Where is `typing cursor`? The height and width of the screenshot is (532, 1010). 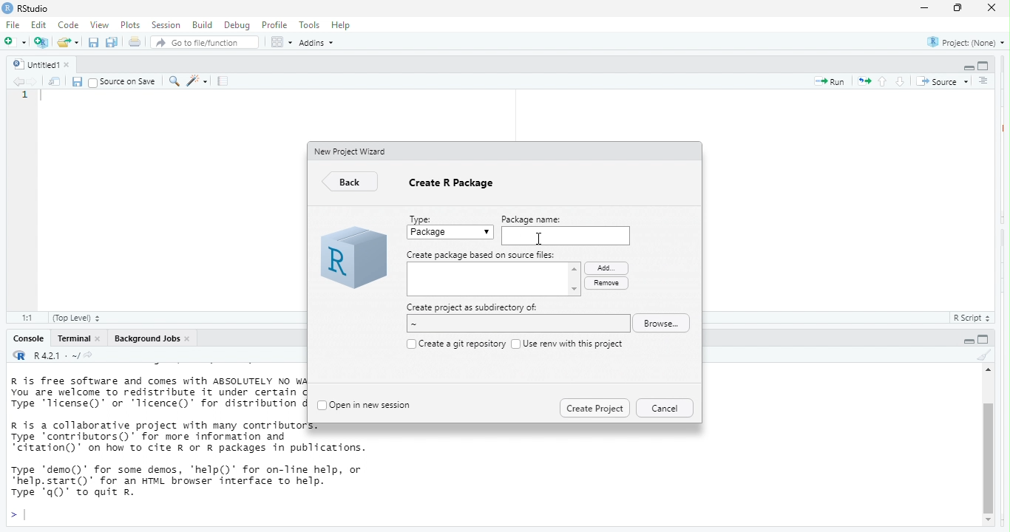
typing cursor is located at coordinates (45, 99).